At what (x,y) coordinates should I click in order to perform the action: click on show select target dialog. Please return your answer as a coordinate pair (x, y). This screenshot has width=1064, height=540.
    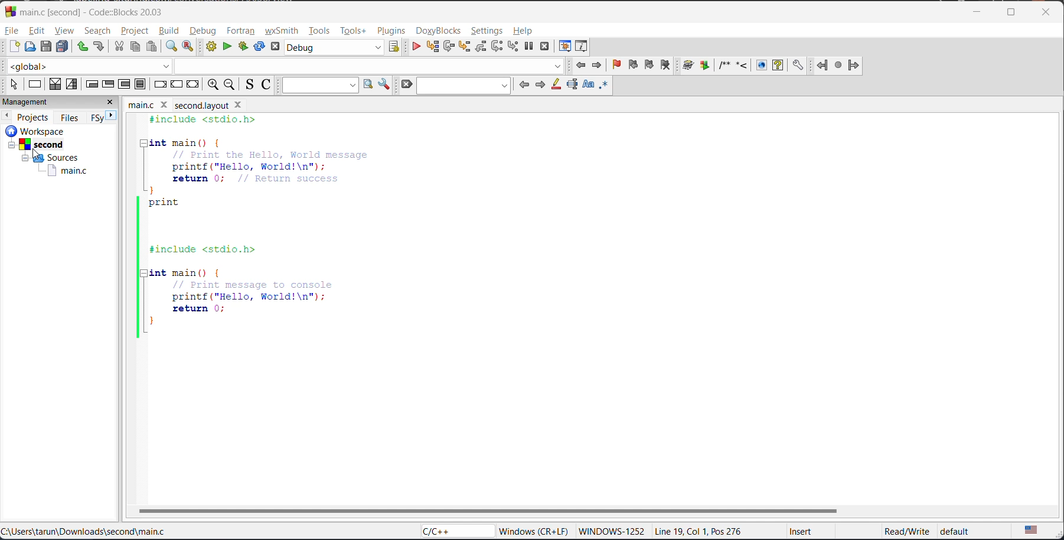
    Looking at the image, I should click on (394, 48).